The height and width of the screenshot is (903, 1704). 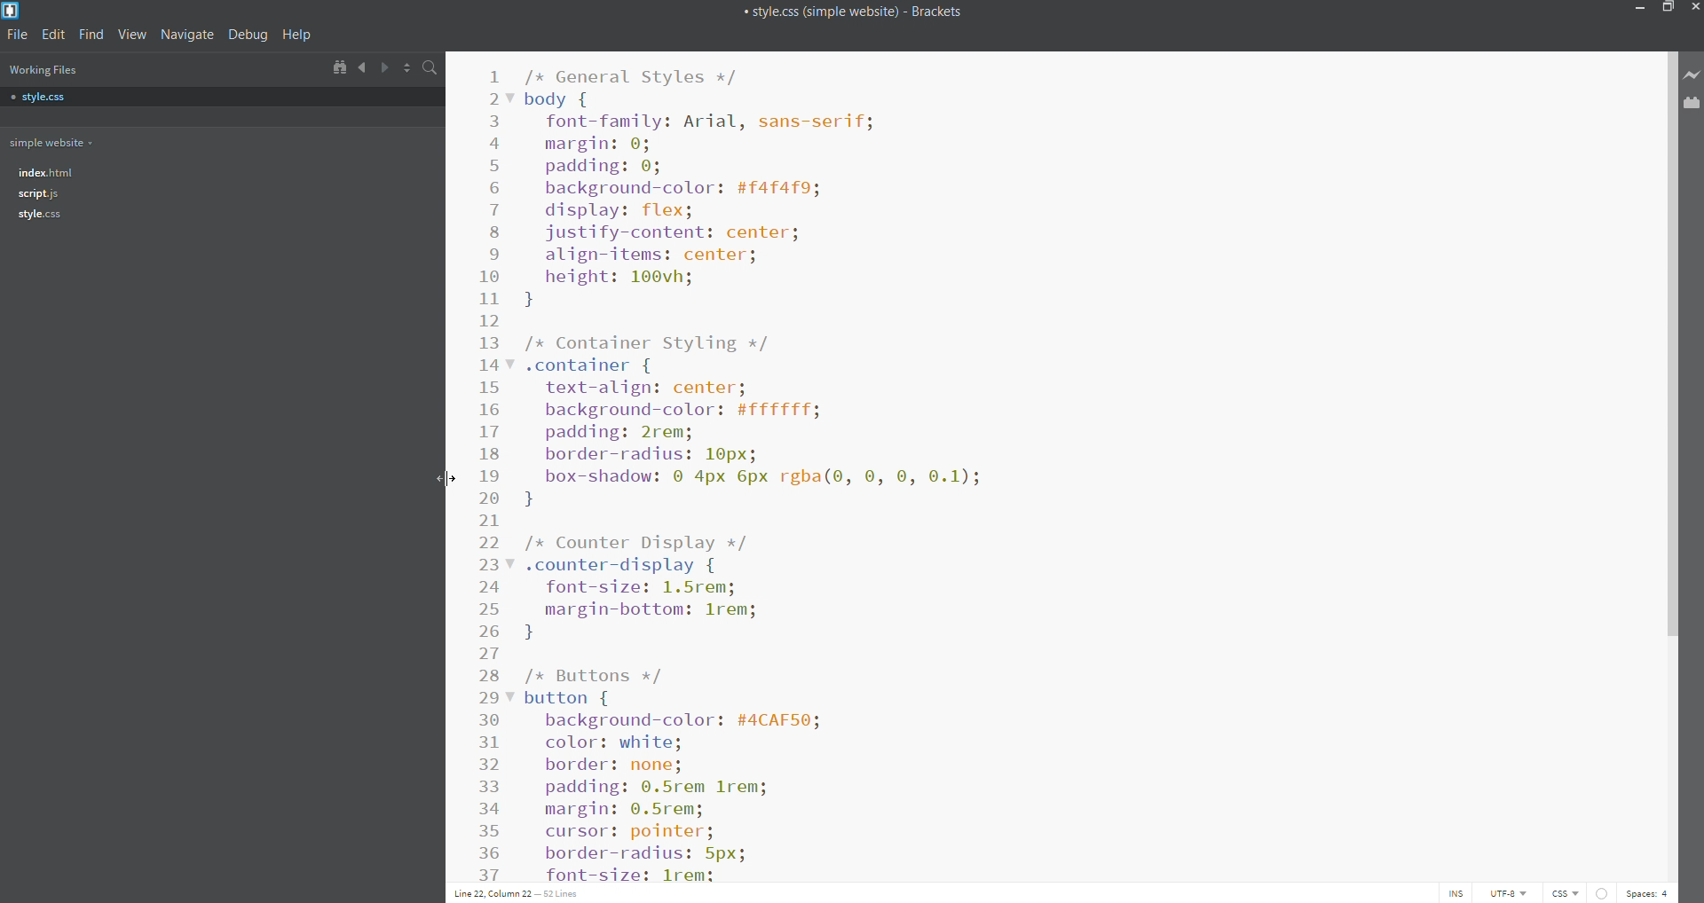 I want to click on navigate forward, so click(x=384, y=68).